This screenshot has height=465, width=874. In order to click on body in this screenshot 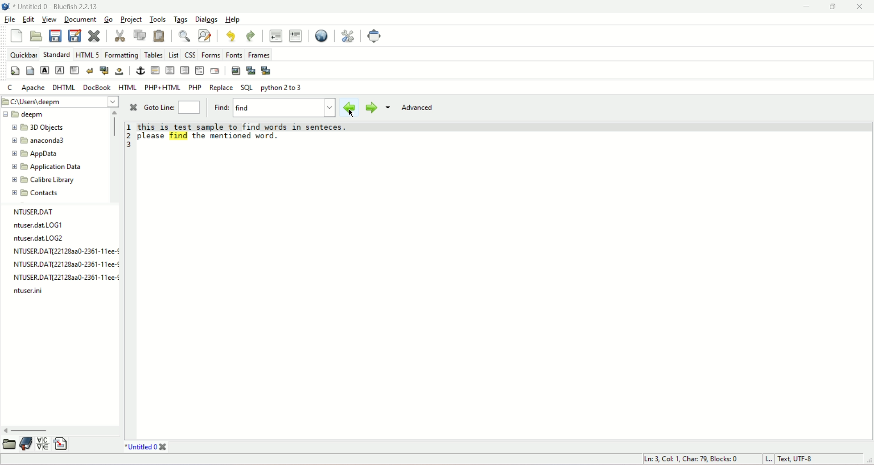, I will do `click(30, 71)`.